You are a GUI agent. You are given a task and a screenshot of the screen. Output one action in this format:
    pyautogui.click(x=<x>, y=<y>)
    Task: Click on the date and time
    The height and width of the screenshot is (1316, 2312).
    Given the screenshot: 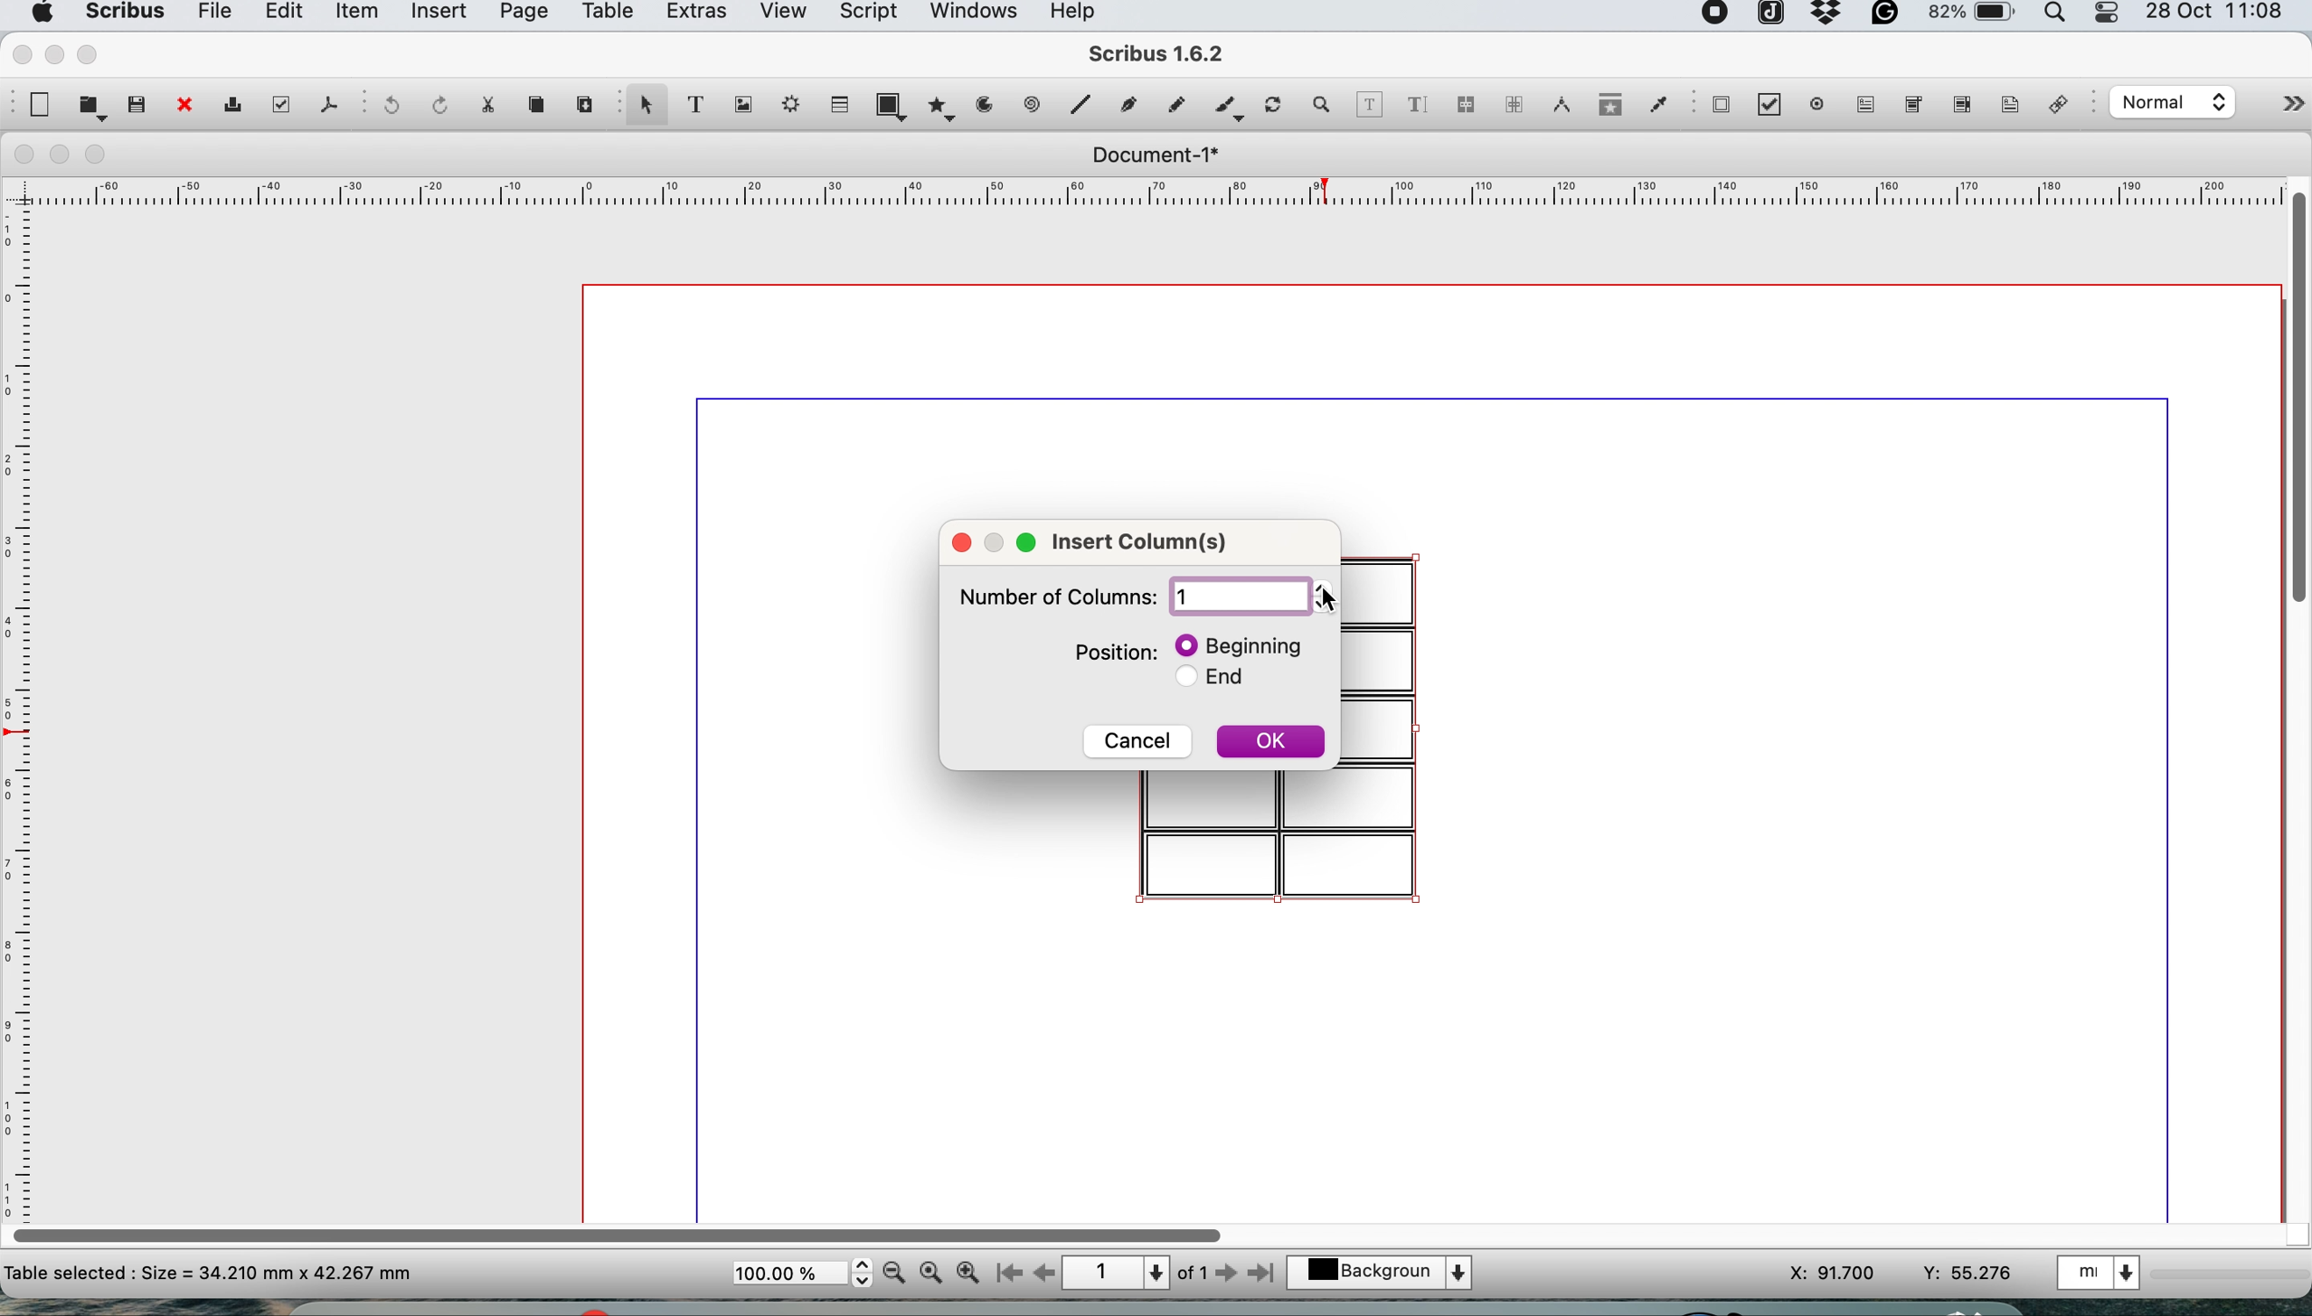 What is the action you would take?
    pyautogui.click(x=2219, y=14)
    